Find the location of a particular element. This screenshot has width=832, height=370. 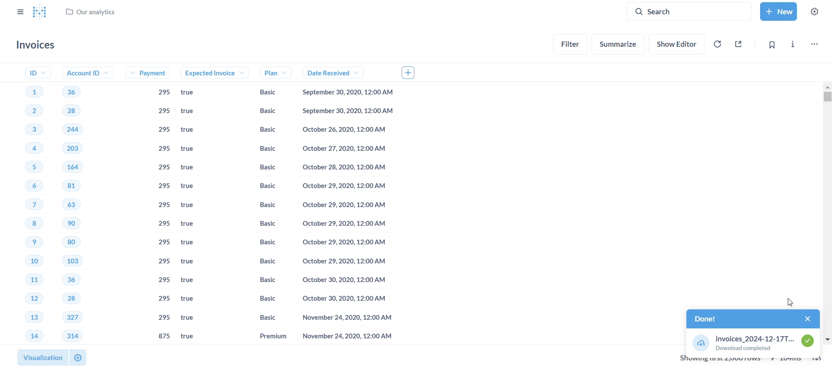

expected voice is located at coordinates (206, 73).